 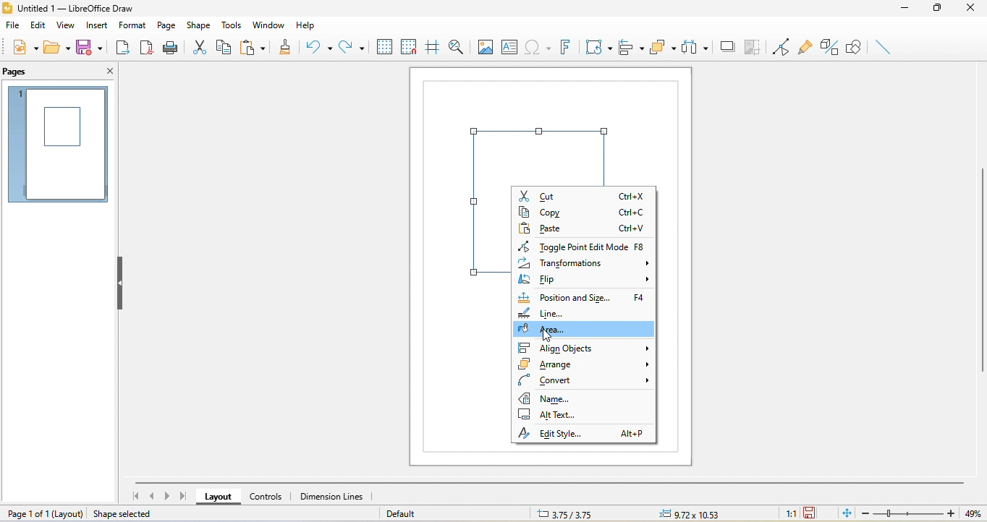 I want to click on layout, so click(x=219, y=497).